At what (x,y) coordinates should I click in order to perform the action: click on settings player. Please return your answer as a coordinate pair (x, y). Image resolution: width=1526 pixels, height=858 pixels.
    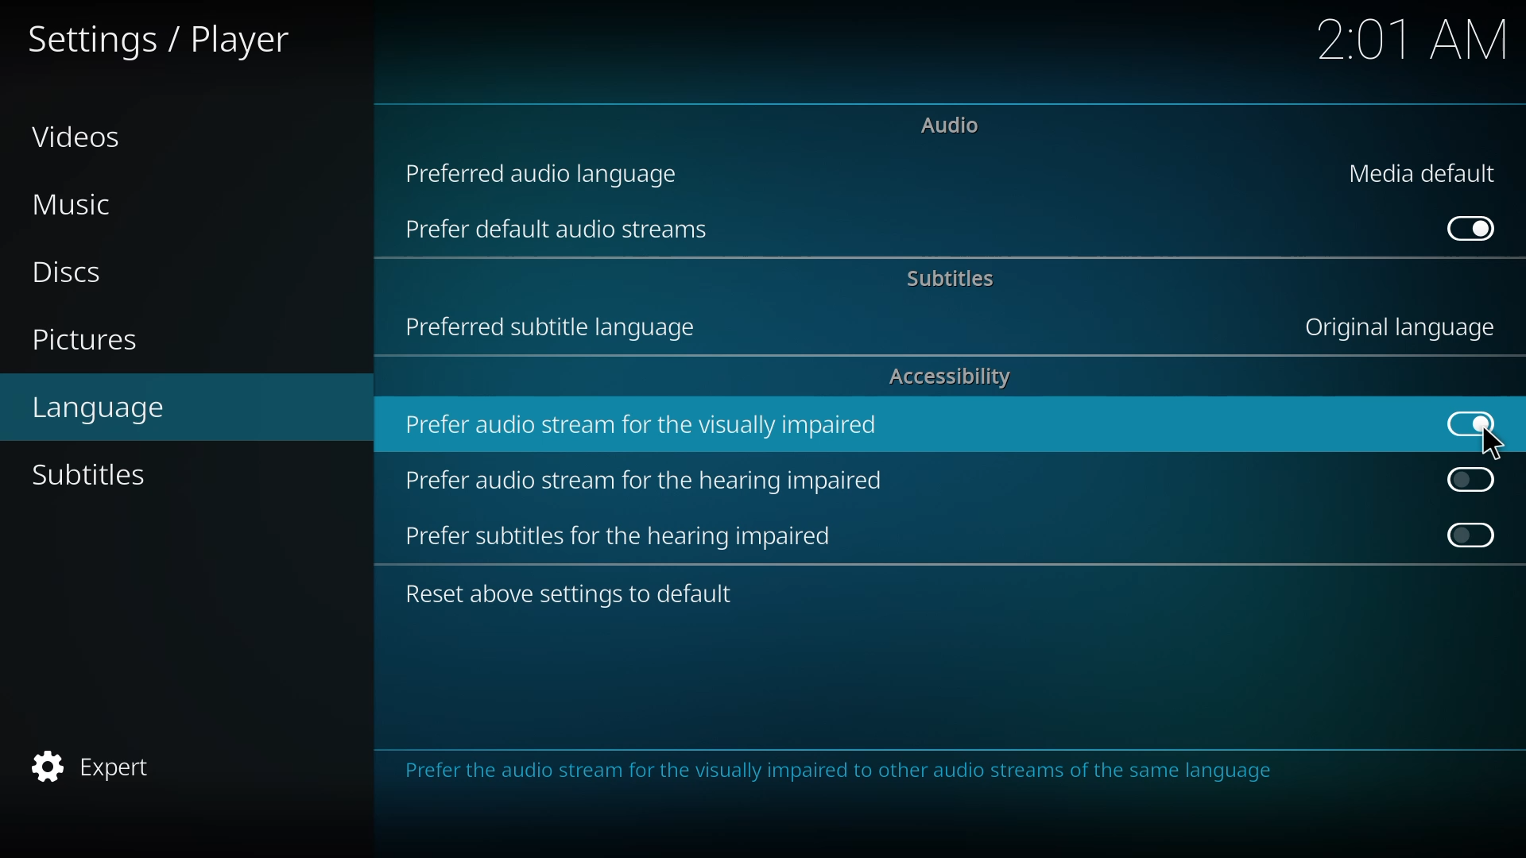
    Looking at the image, I should click on (161, 37).